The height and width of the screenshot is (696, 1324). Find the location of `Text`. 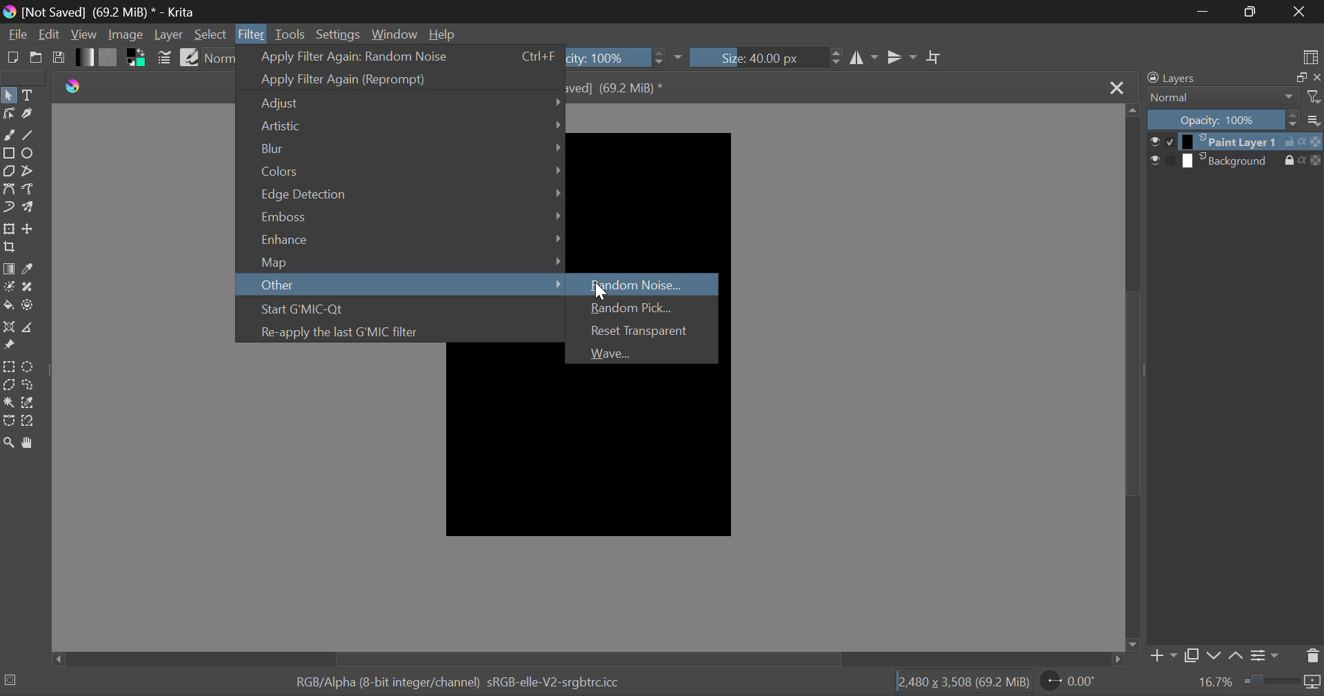

Text is located at coordinates (28, 94).